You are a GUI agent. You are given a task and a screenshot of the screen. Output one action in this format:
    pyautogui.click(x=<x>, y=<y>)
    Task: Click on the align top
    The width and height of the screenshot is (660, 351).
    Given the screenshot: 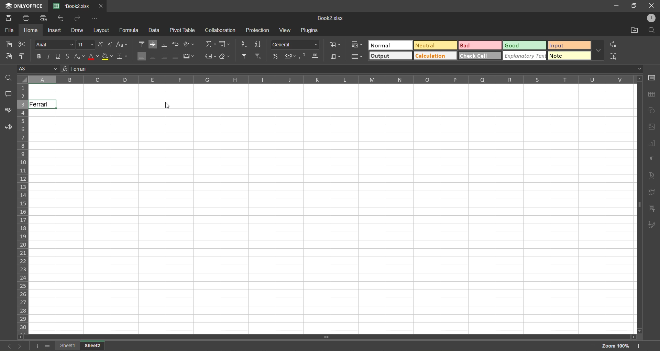 What is the action you would take?
    pyautogui.click(x=141, y=44)
    